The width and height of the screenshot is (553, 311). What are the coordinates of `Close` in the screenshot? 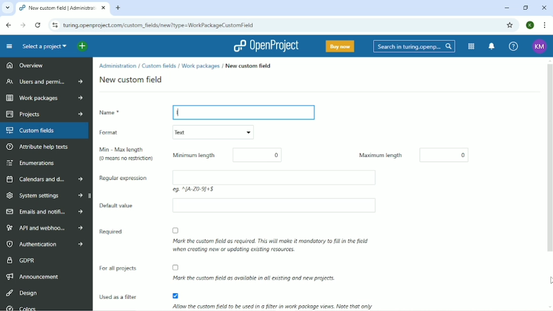 It's located at (544, 8).